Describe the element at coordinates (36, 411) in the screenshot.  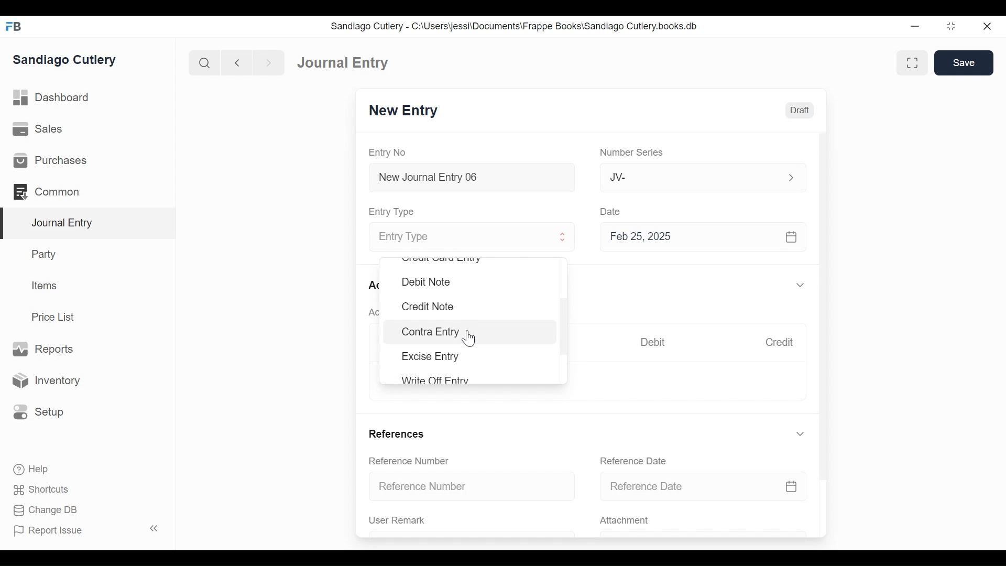
I see `Setup` at that location.